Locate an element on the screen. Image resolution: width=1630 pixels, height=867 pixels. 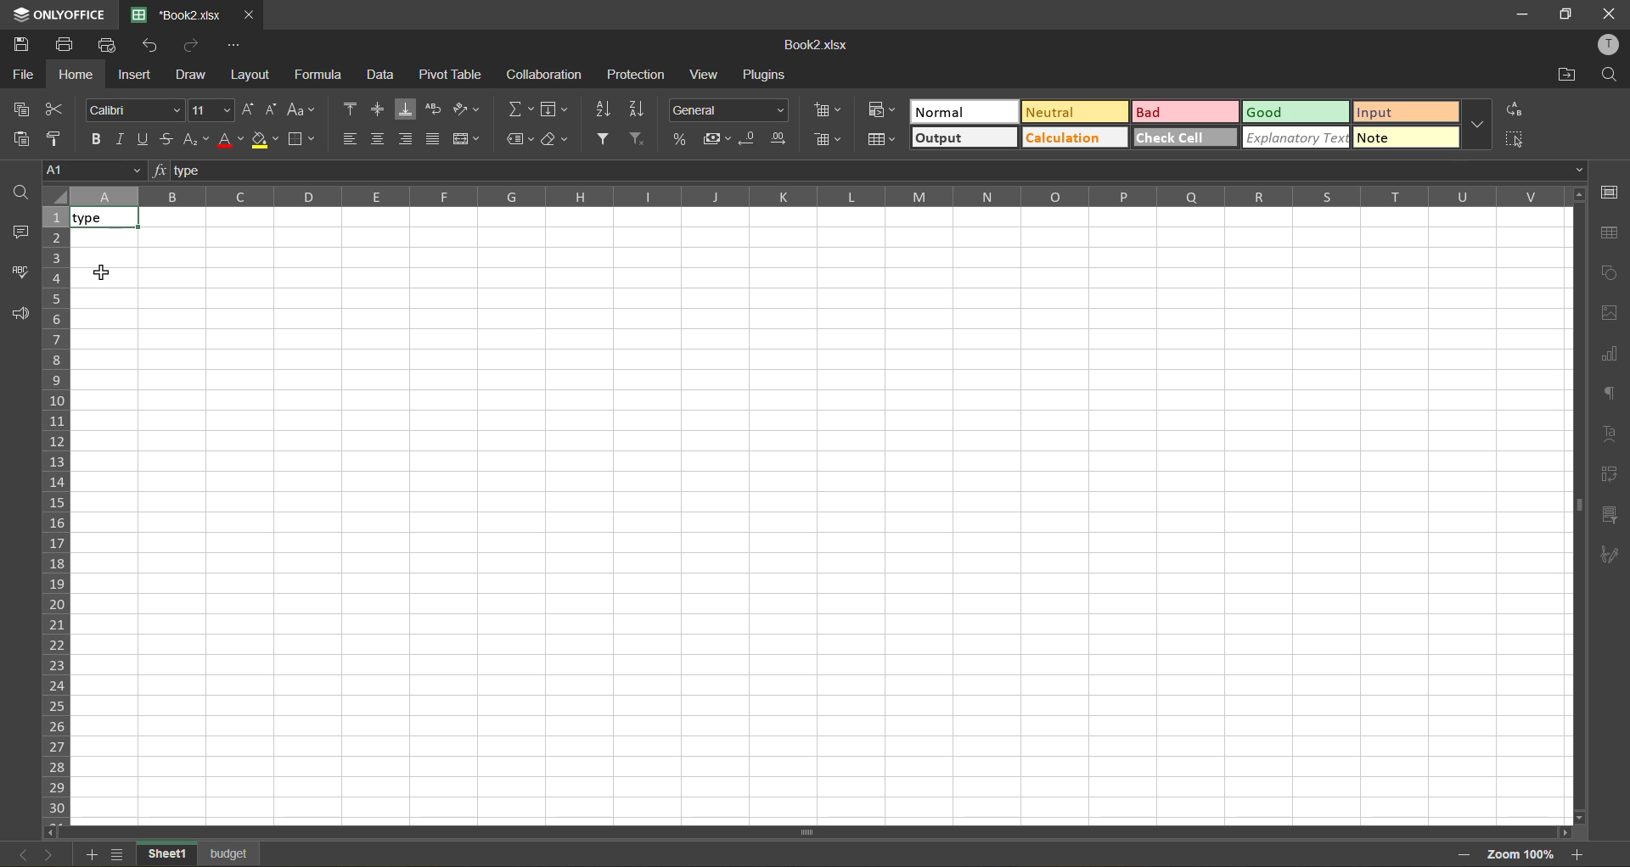
align top is located at coordinates (348, 109).